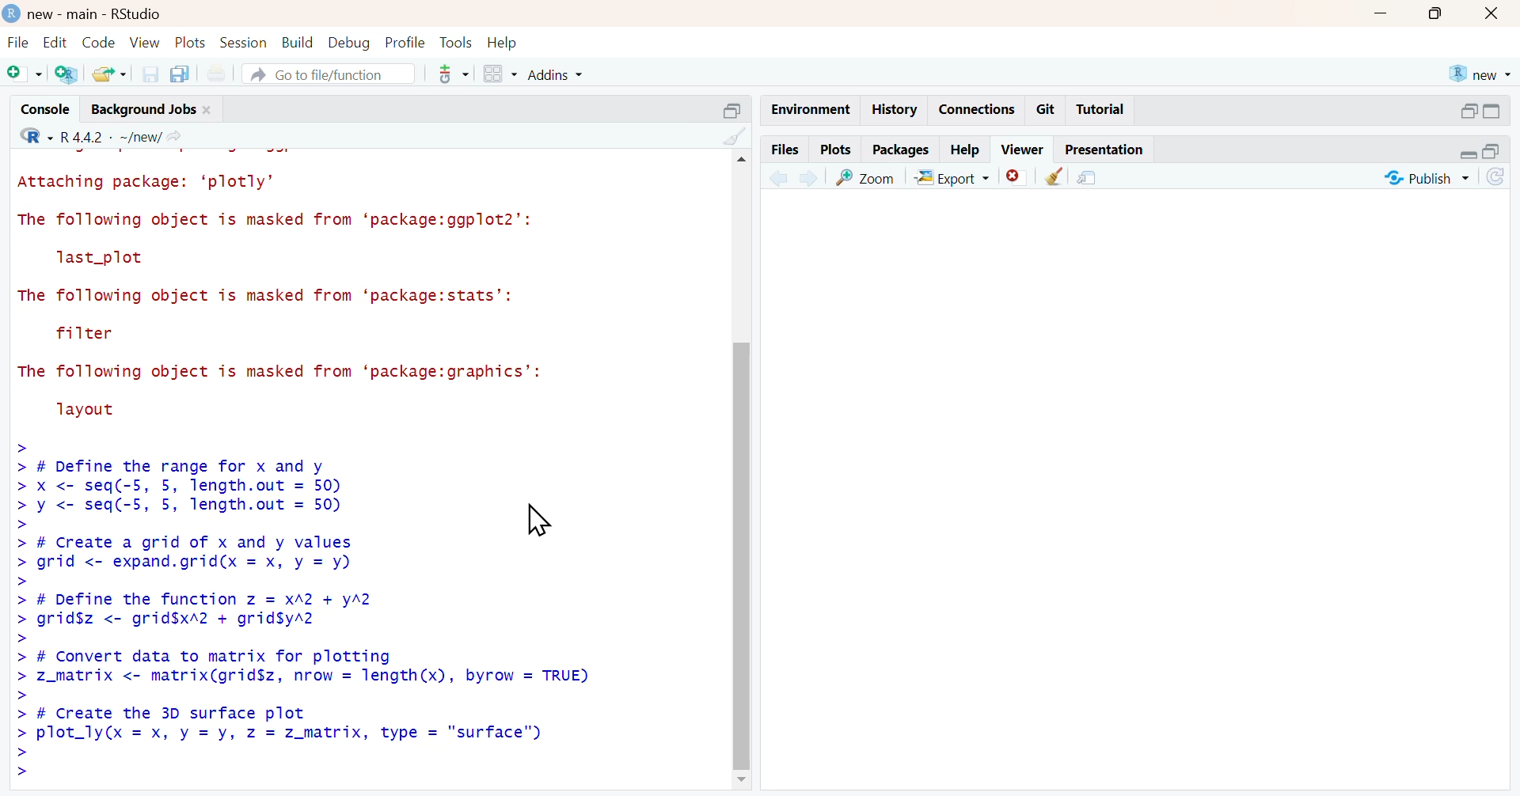 Image resolution: width=1520 pixels, height=796 pixels. I want to click on maximize, so click(1502, 111).